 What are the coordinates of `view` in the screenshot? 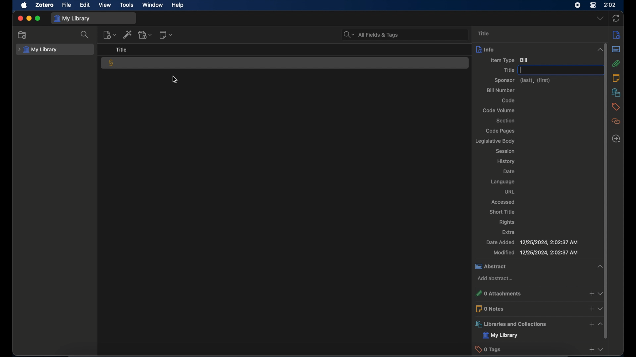 It's located at (105, 5).